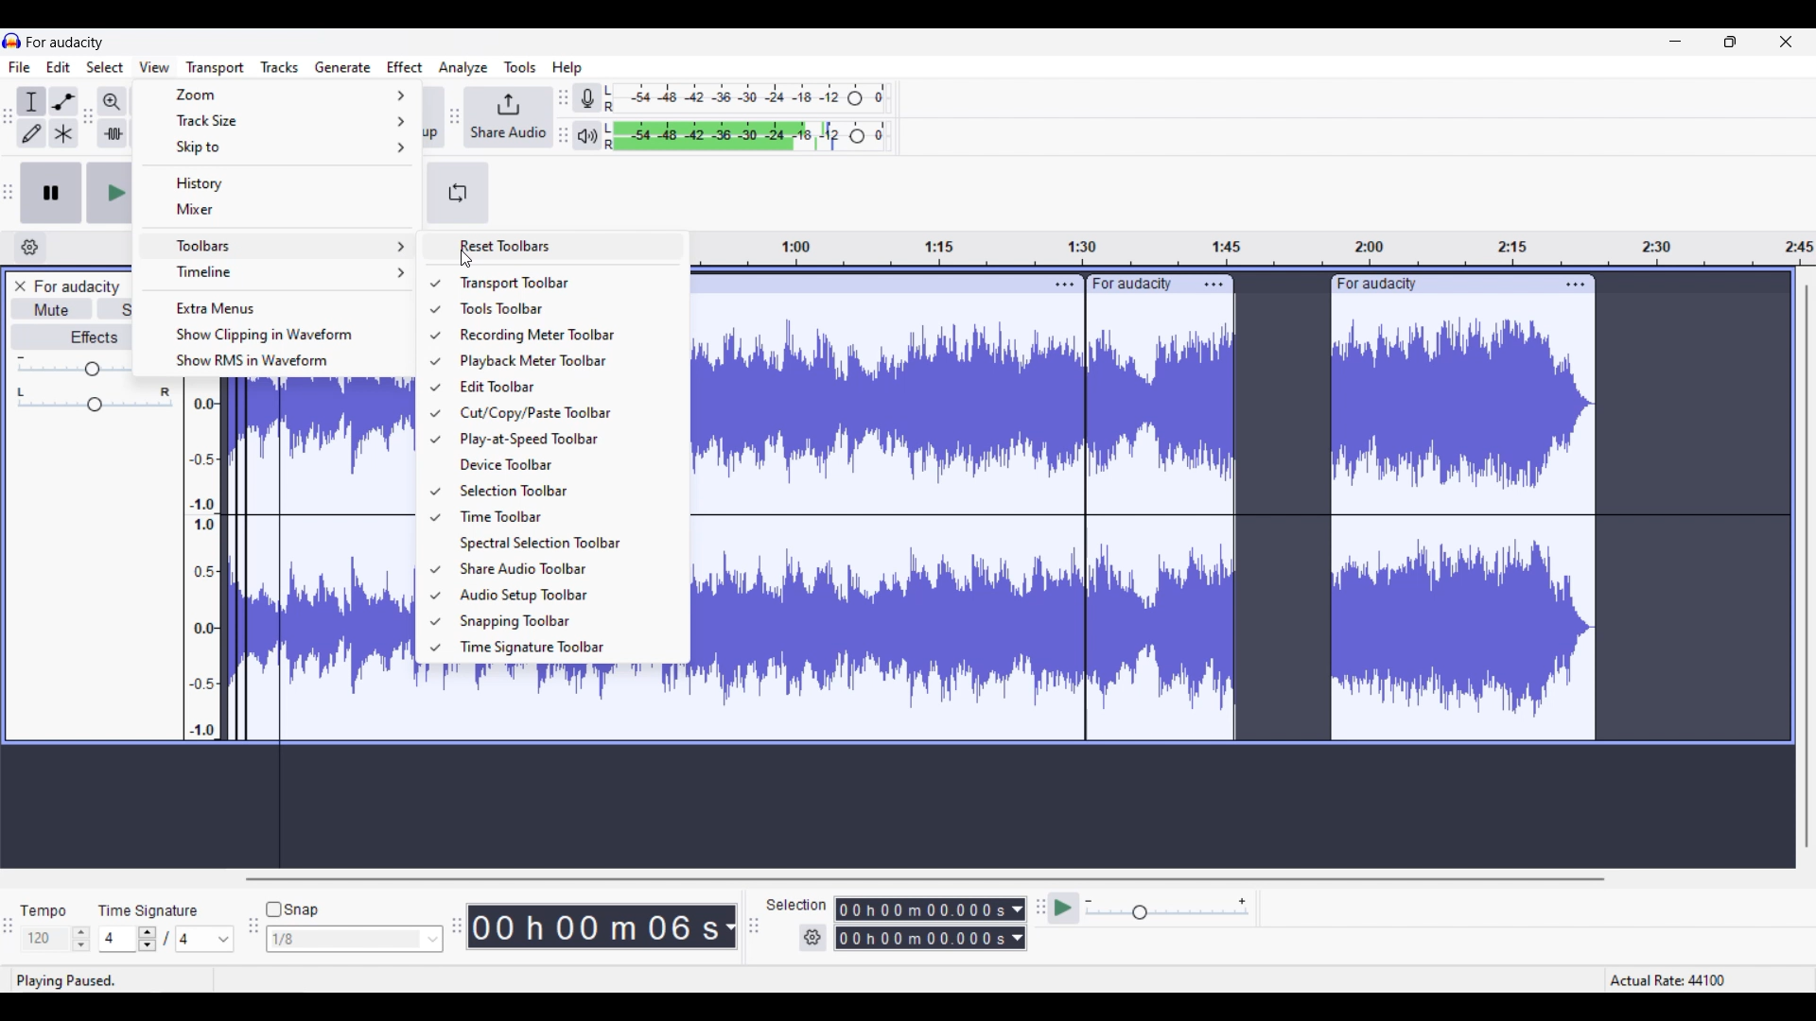 This screenshot has height=1021, width=1816. I want to click on Zoom in, so click(112, 102).